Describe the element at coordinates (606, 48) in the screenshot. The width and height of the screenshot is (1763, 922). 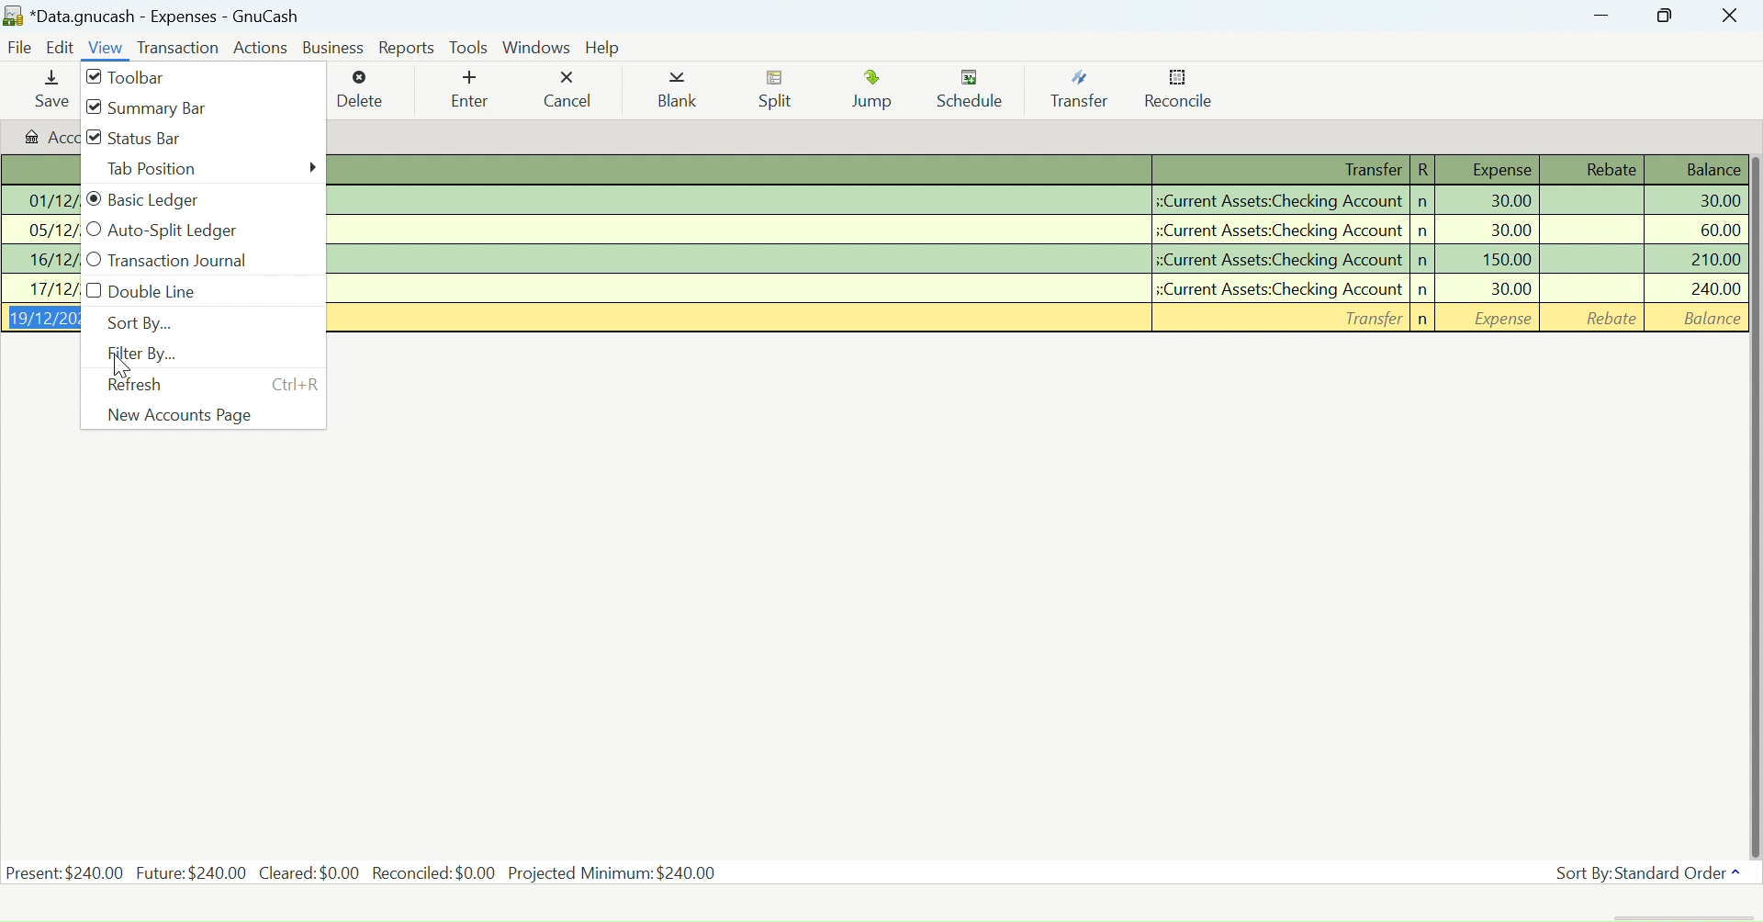
I see `Help` at that location.